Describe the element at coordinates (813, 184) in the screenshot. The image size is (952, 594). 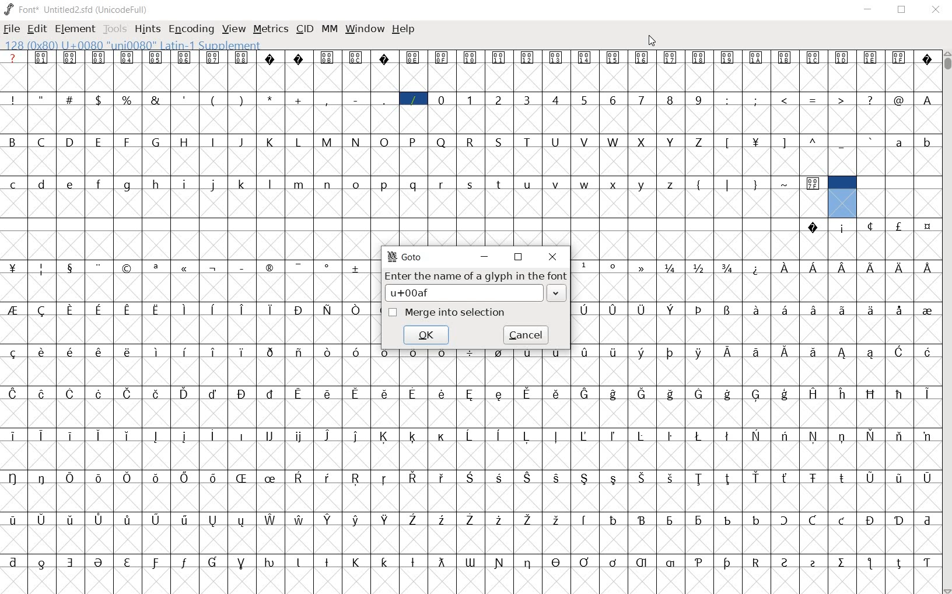
I see `Symbol` at that location.